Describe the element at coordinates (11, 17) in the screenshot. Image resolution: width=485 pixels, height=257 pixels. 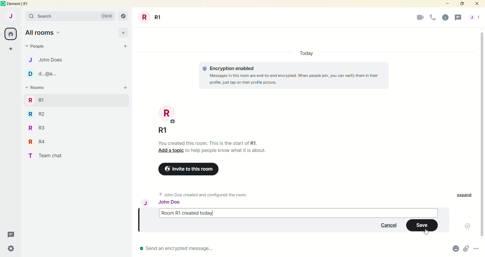
I see `account` at that location.